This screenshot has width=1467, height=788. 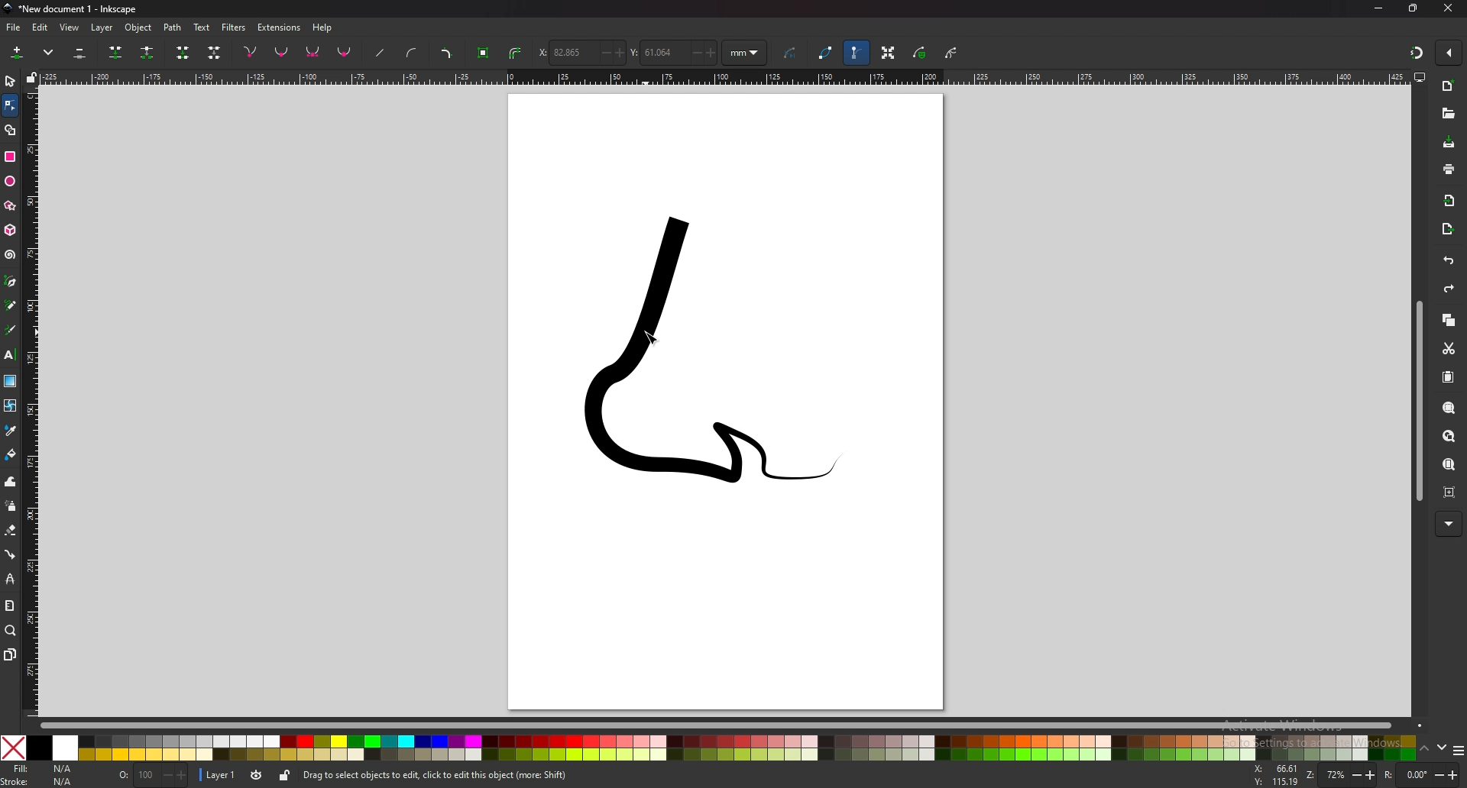 I want to click on lock, so click(x=286, y=775).